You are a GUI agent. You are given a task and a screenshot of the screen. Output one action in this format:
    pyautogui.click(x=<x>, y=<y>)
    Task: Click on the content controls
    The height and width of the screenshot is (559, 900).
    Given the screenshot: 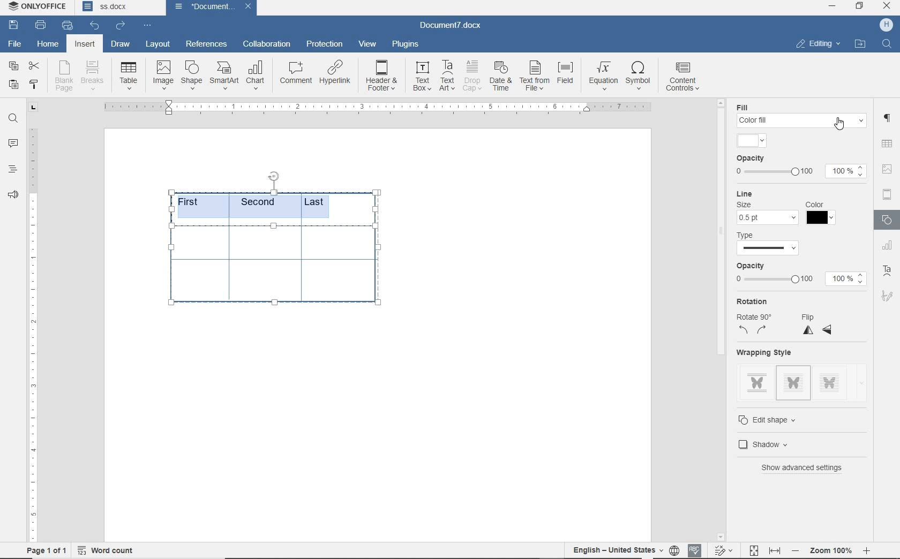 What is the action you would take?
    pyautogui.click(x=685, y=78)
    